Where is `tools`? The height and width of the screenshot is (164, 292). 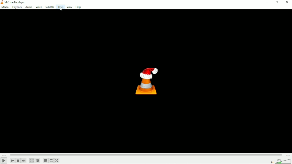 tools is located at coordinates (60, 7).